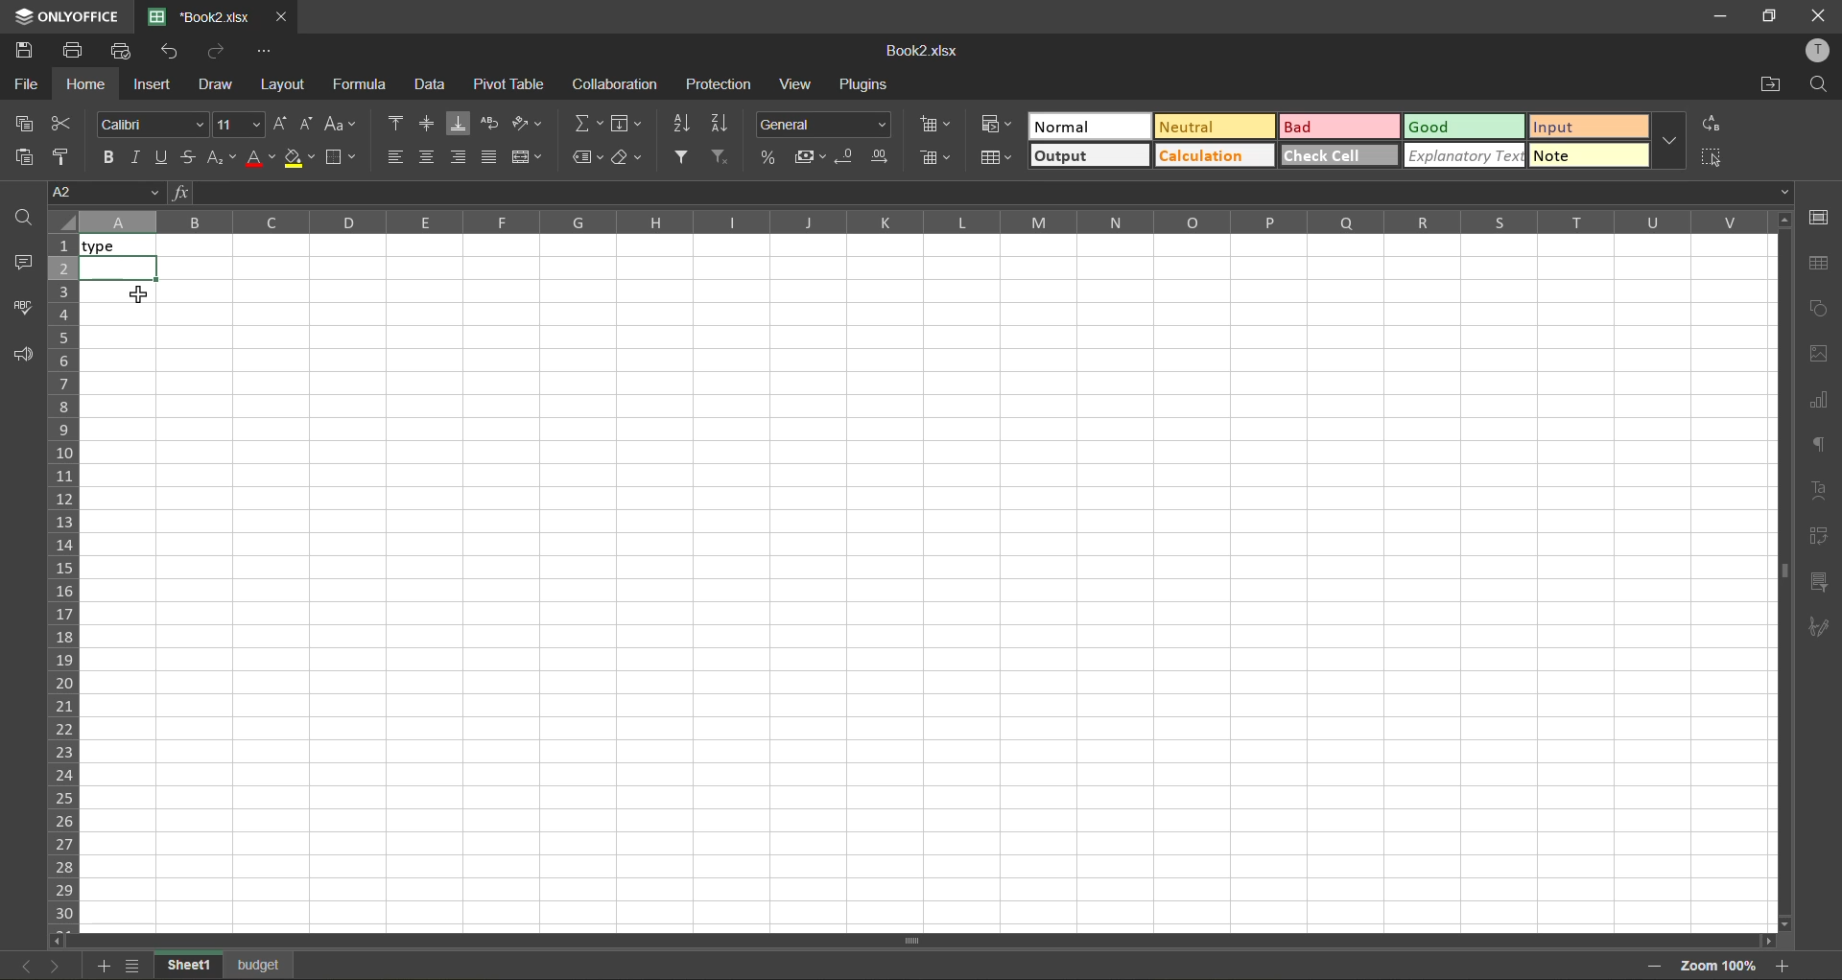  I want to click on row numbers, so click(62, 578).